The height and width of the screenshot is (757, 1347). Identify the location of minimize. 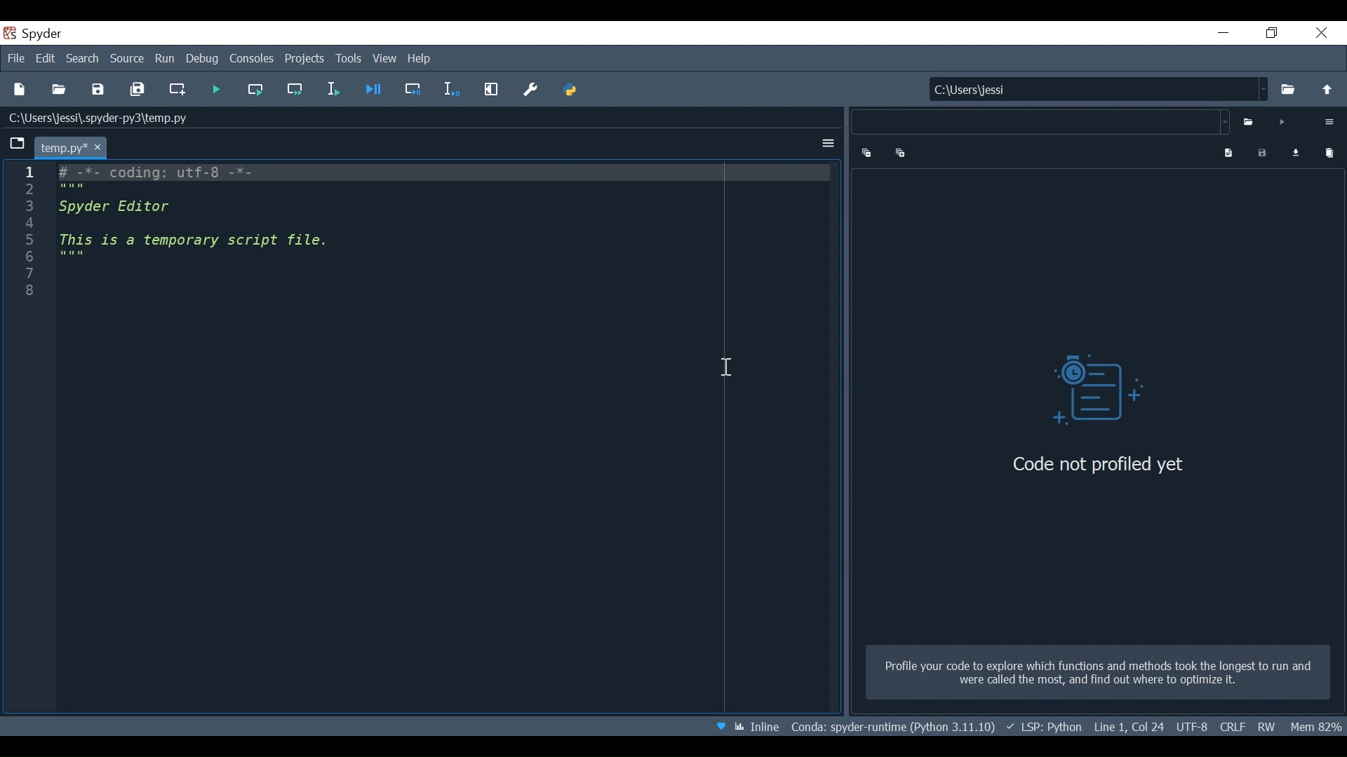
(1224, 32).